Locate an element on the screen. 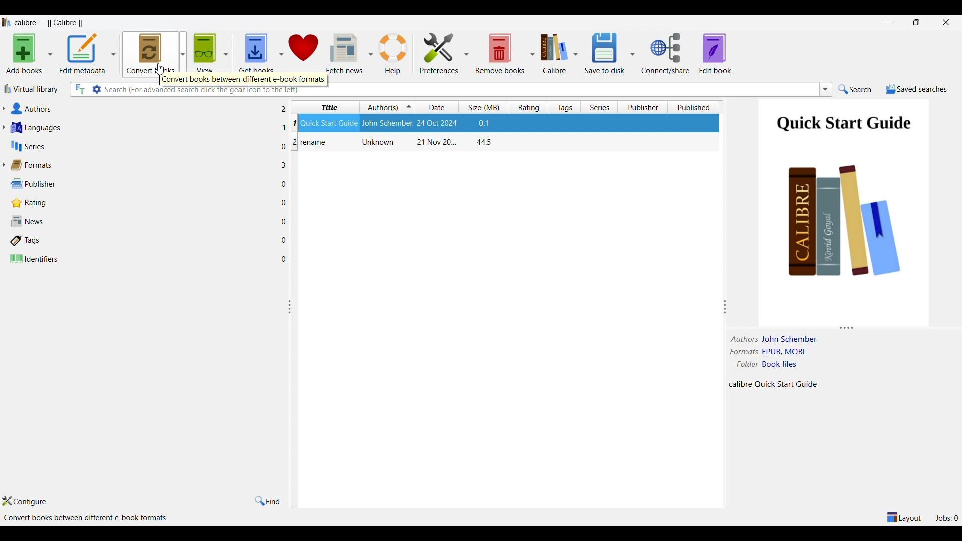 This screenshot has height=541, width=962. Save options is located at coordinates (632, 54).